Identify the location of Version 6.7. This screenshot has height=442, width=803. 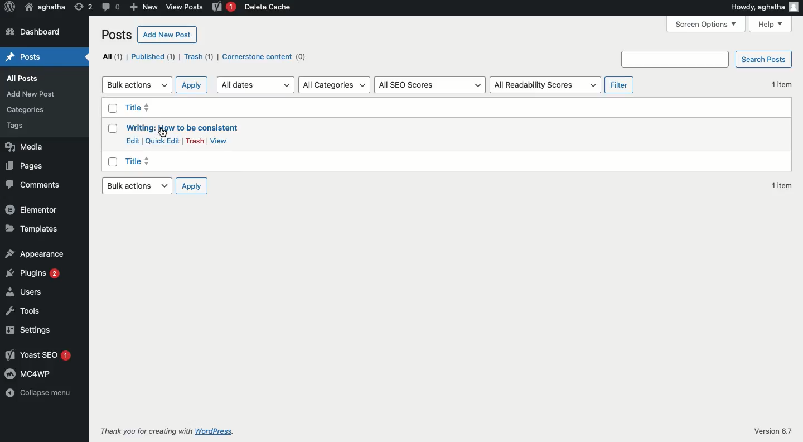
(768, 431).